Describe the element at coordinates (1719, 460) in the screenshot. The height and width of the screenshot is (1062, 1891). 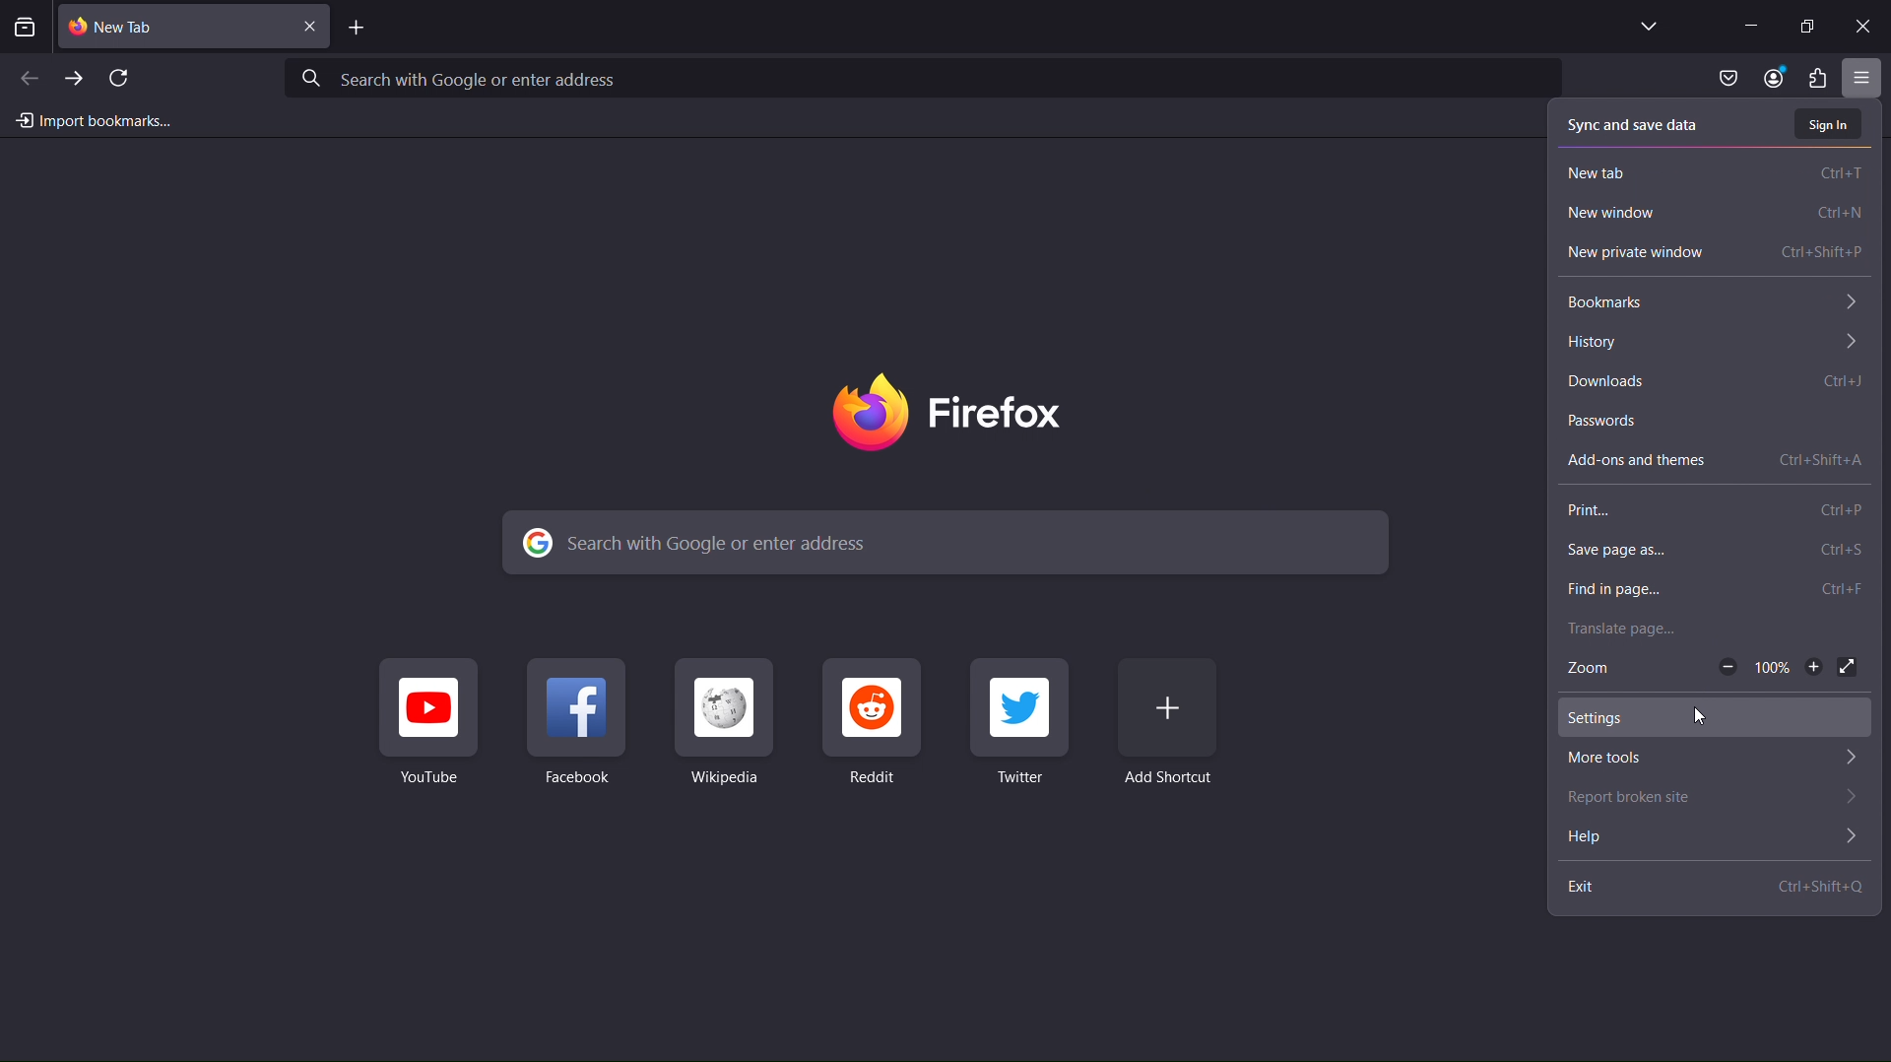
I see `Addons and themes` at that location.